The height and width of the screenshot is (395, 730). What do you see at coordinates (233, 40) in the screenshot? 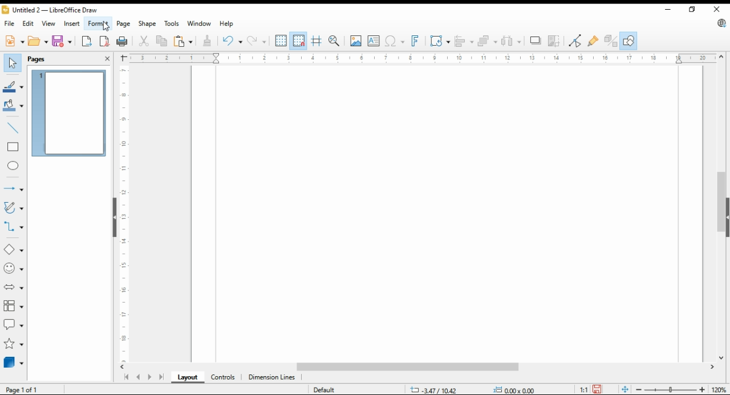
I see `undo` at bounding box center [233, 40].